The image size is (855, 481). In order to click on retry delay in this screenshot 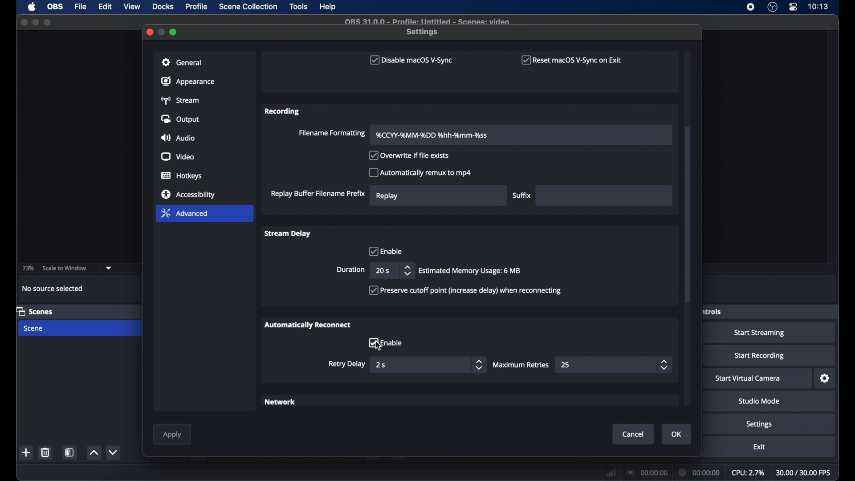, I will do `click(347, 364)`.